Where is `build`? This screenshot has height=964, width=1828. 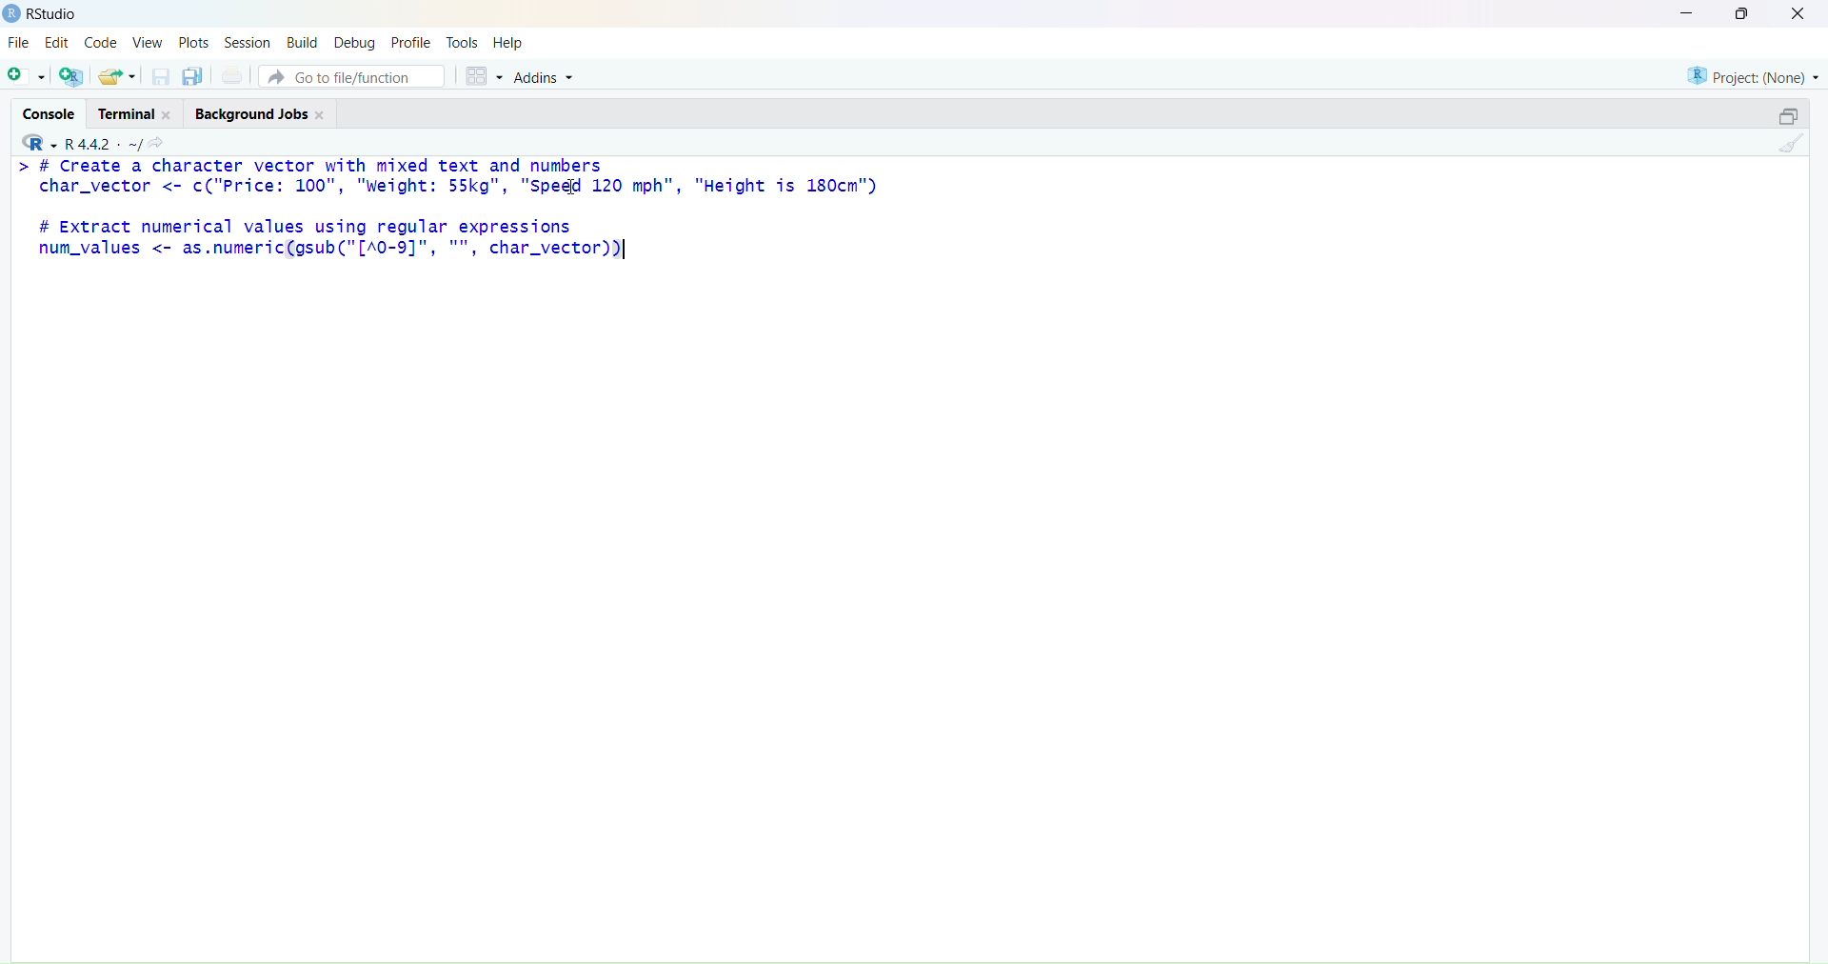 build is located at coordinates (305, 44).